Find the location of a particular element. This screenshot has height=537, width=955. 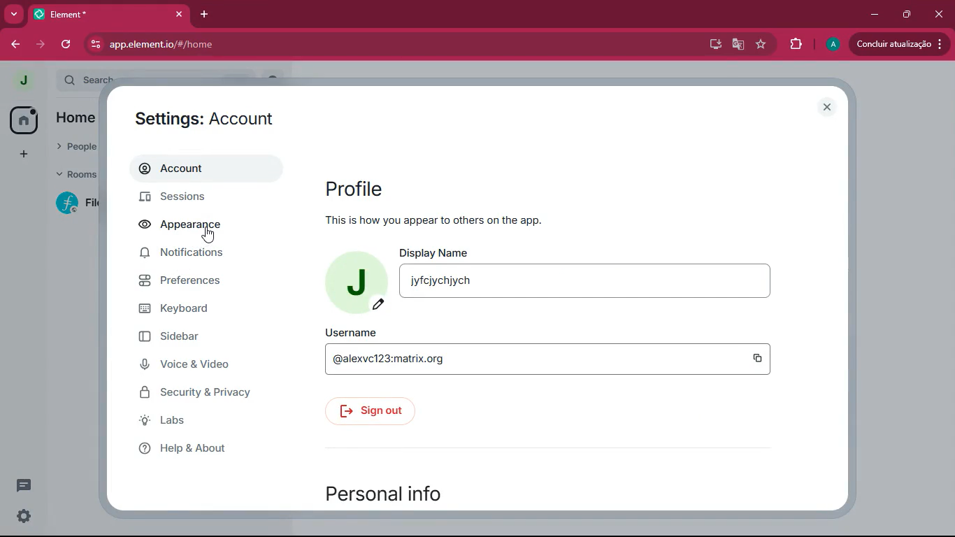

home is located at coordinates (79, 118).